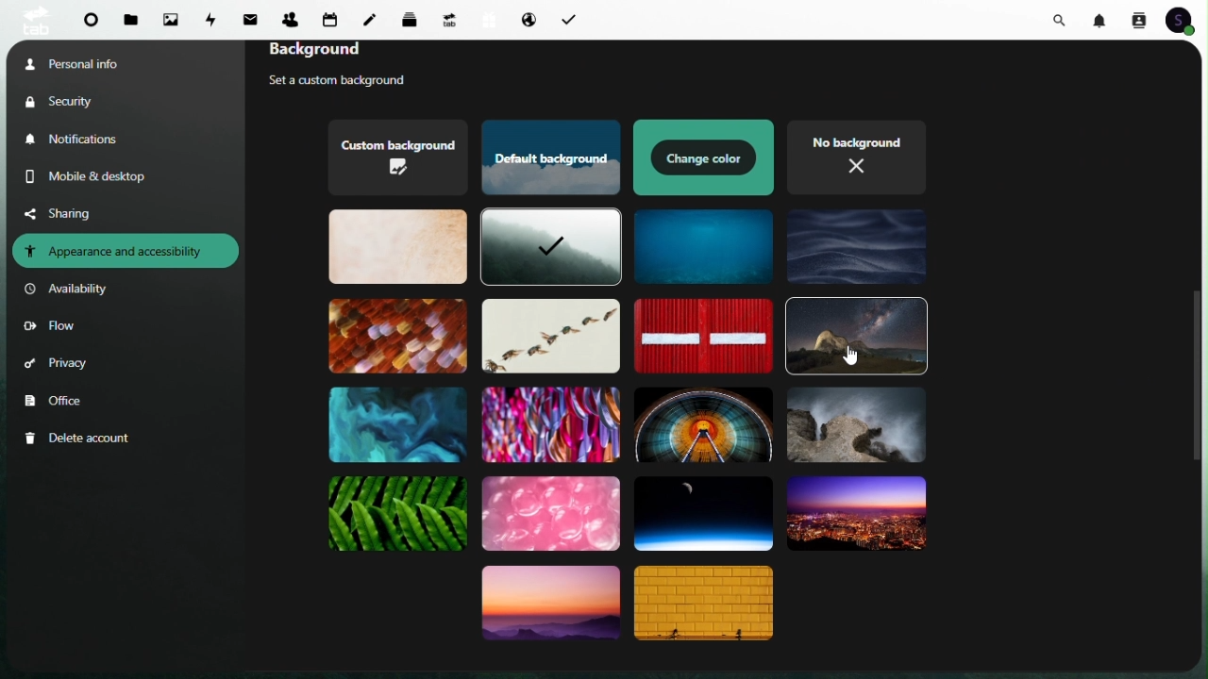  Describe the element at coordinates (126, 251) in the screenshot. I see `Appearance and visibility` at that location.